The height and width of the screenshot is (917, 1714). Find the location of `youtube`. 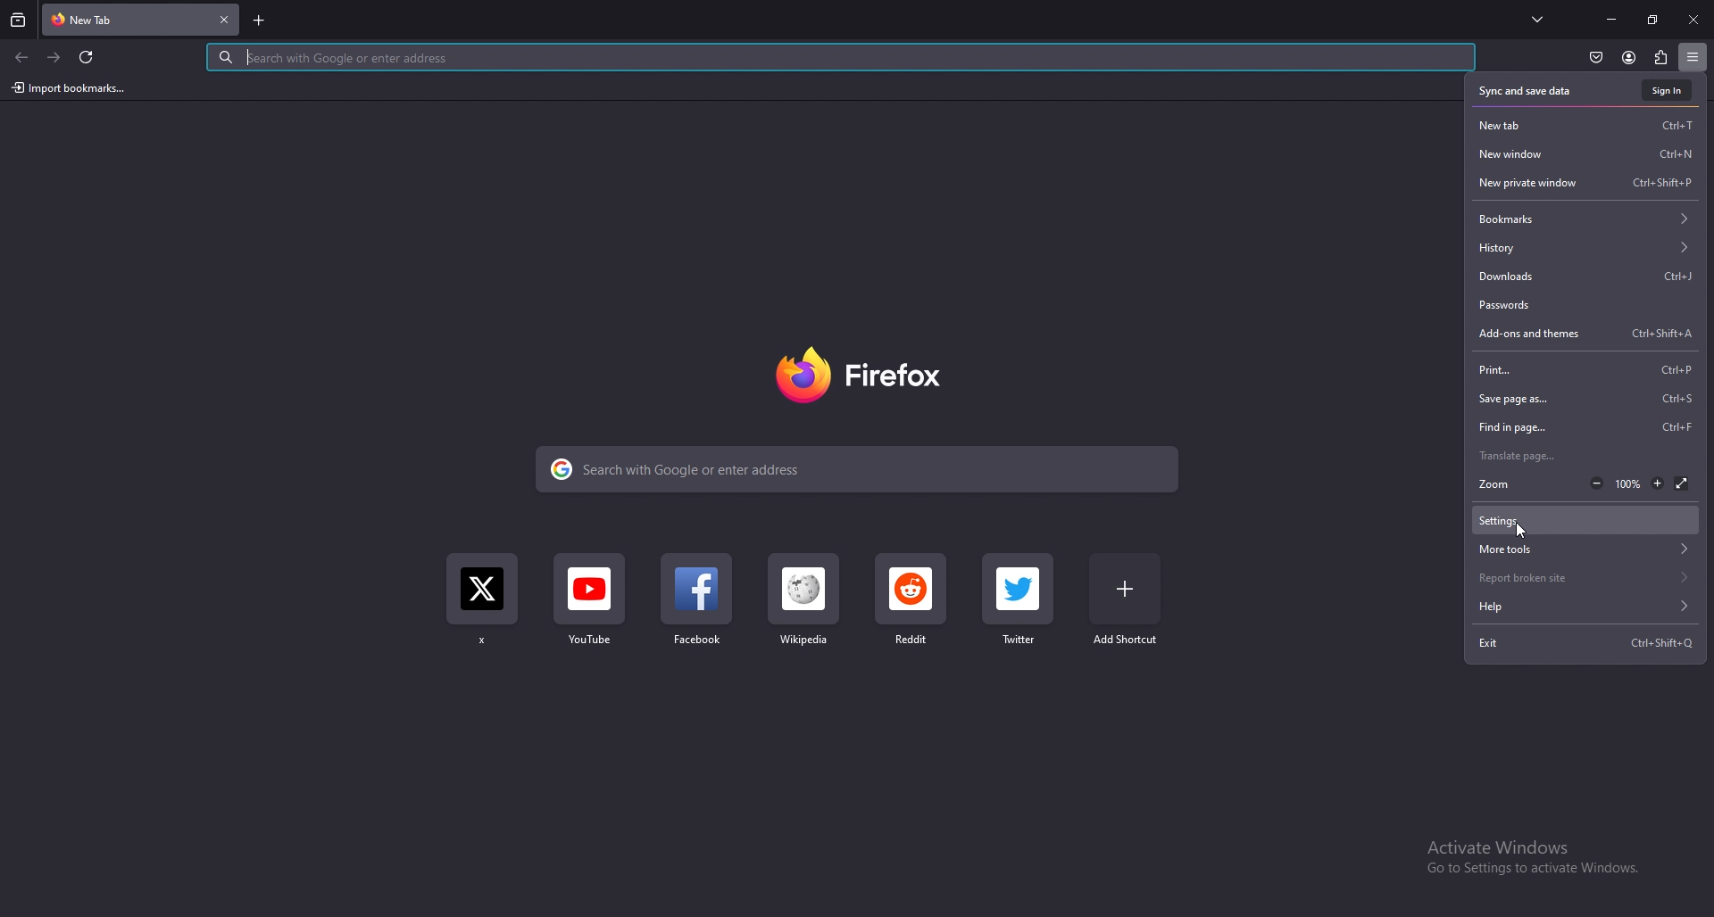

youtube is located at coordinates (592, 607).